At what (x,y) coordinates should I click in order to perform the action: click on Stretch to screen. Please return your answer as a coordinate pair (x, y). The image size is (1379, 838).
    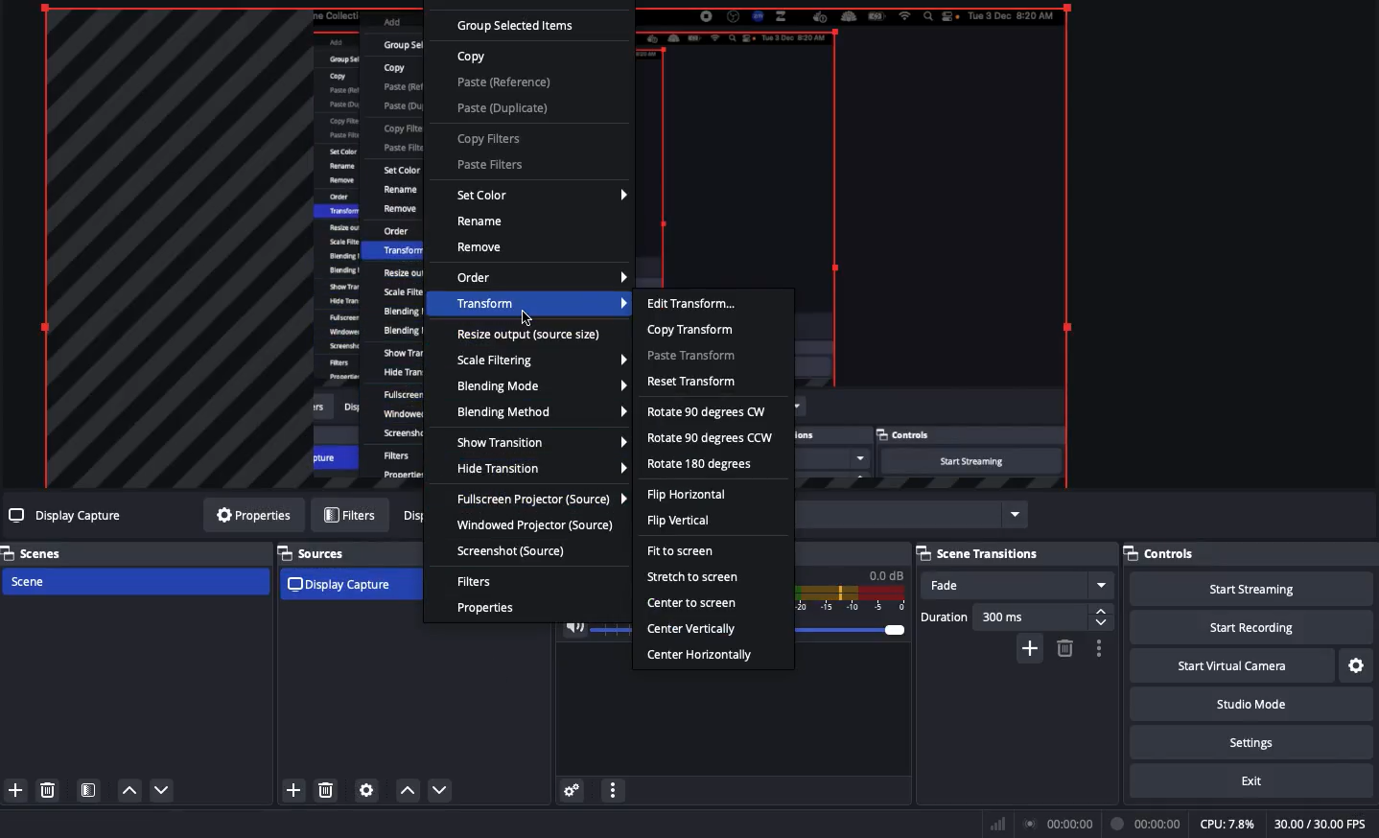
    Looking at the image, I should click on (691, 576).